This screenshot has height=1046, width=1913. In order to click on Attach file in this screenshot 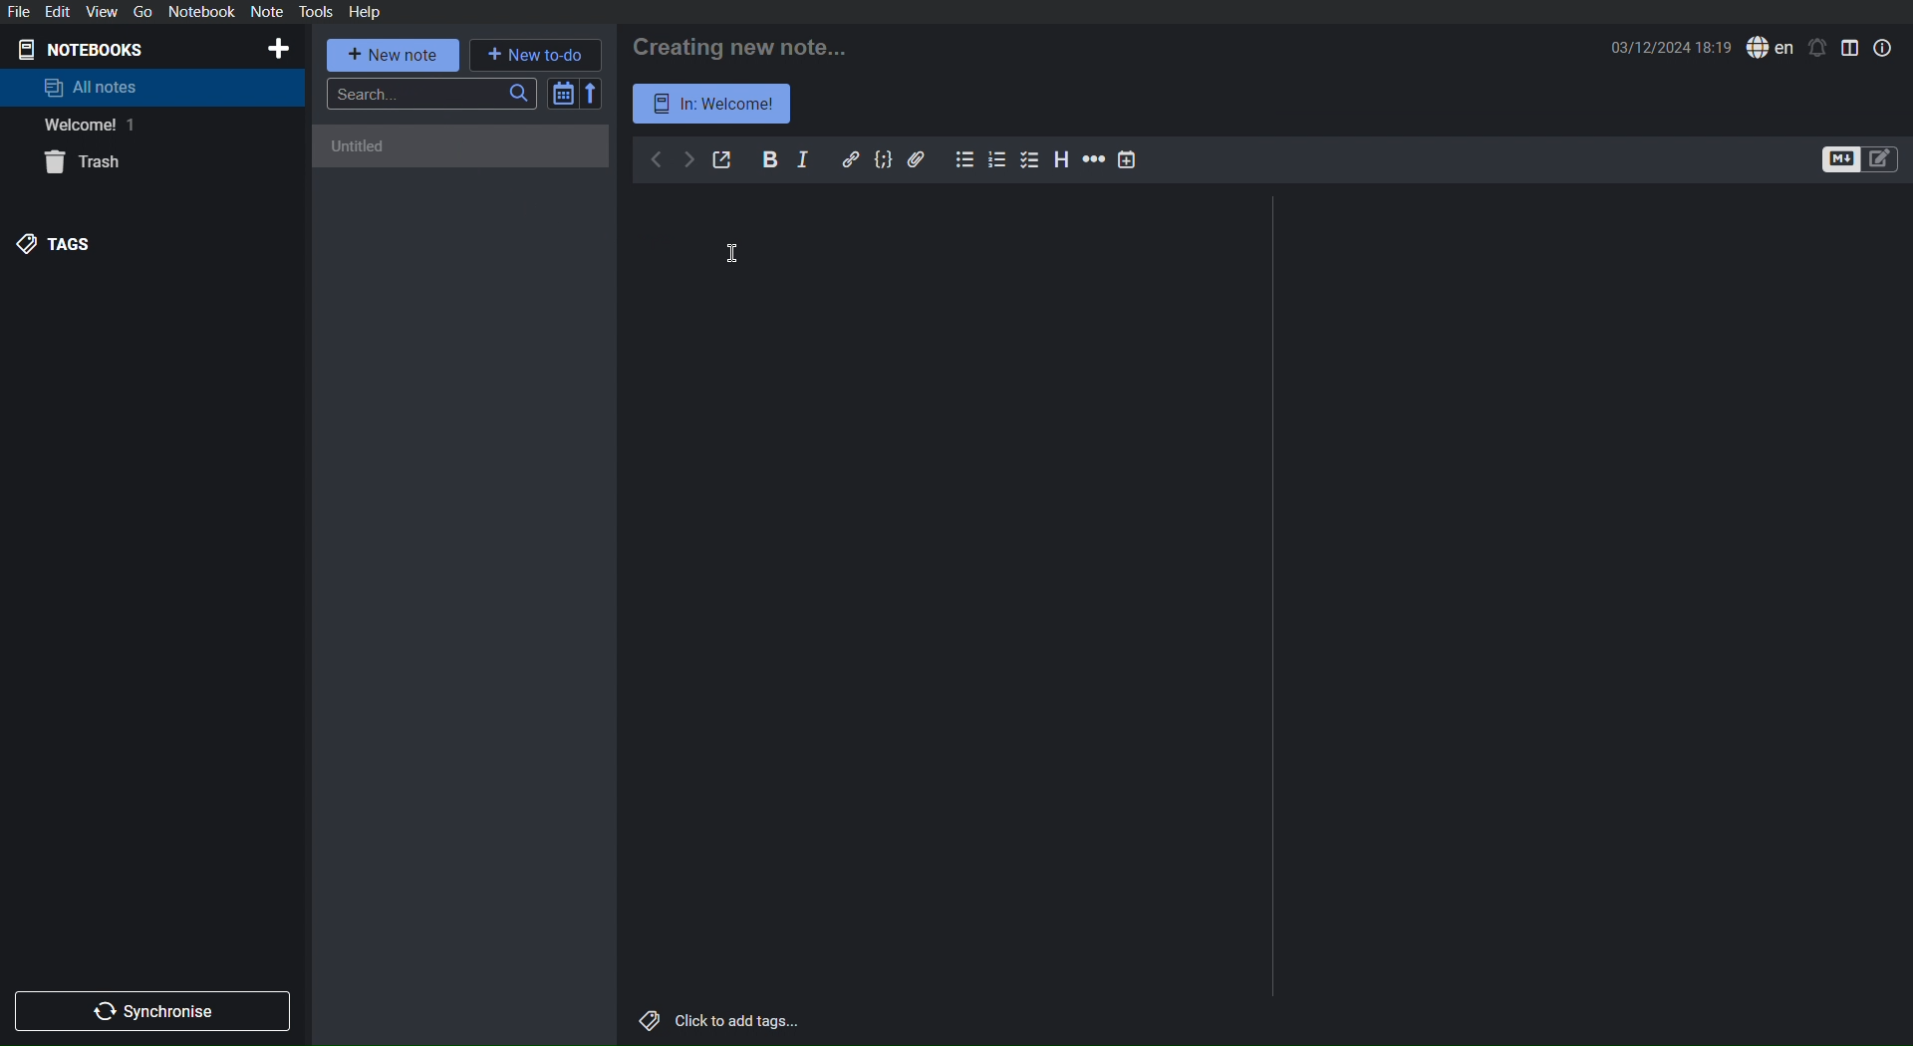, I will do `click(918, 158)`.